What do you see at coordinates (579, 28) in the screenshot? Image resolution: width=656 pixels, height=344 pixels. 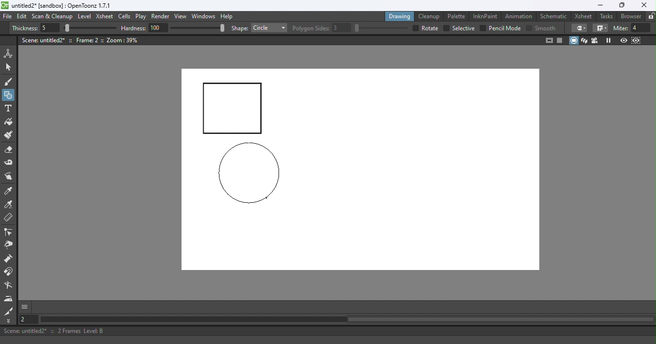 I see `Border corners` at bounding box center [579, 28].